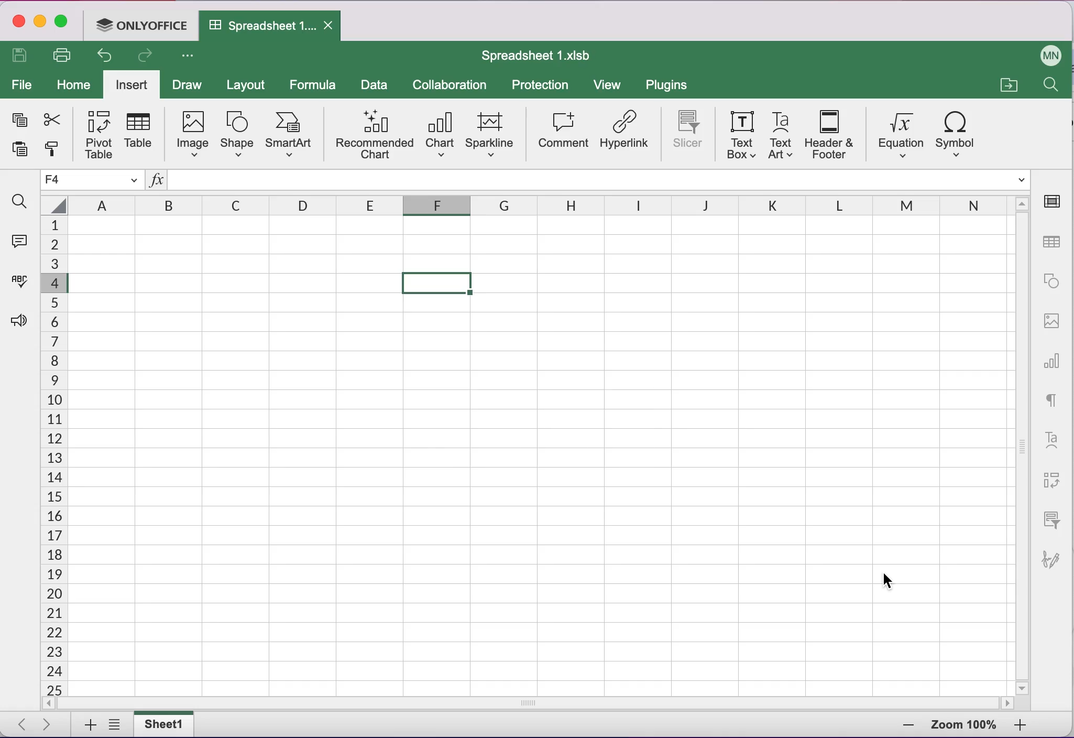  I want to click on onlyoffice, so click(139, 27).